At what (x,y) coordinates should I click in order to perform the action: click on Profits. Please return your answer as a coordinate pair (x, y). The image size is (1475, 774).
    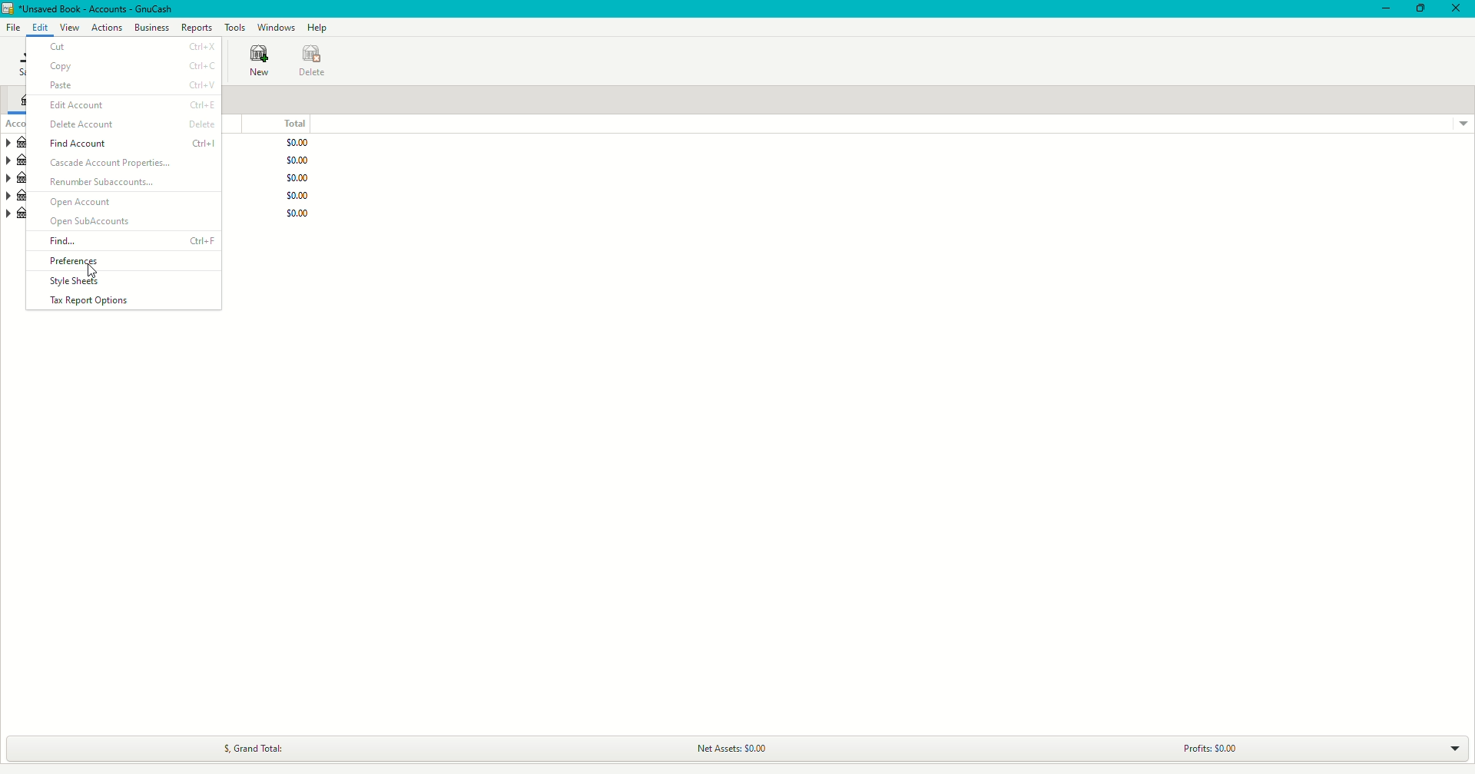
    Looking at the image, I should click on (1222, 744).